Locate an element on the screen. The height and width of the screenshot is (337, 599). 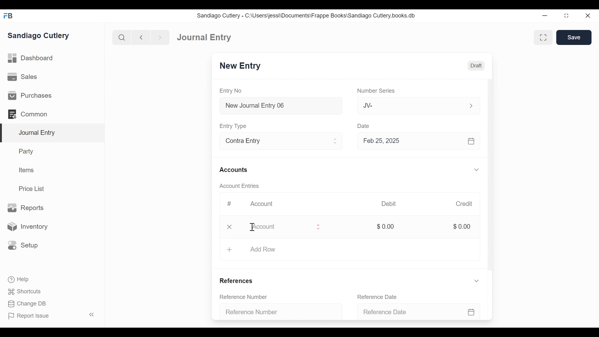
Change DB is located at coordinates (28, 305).